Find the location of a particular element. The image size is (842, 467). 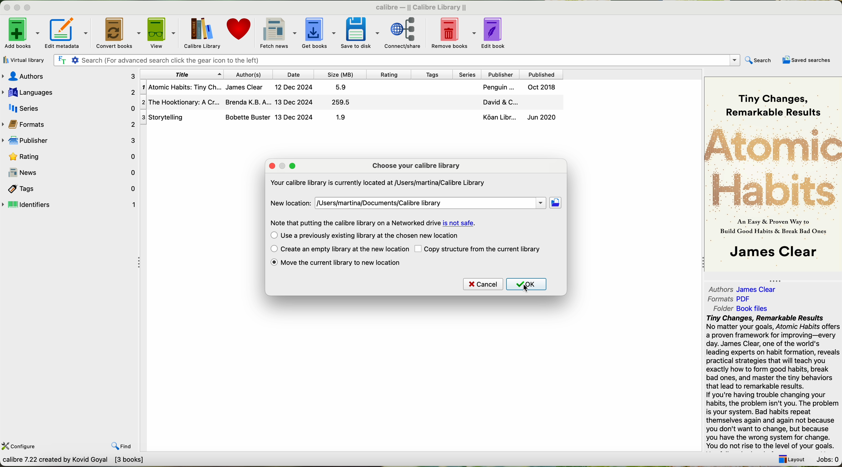

Jobs: 0 is located at coordinates (827, 459).